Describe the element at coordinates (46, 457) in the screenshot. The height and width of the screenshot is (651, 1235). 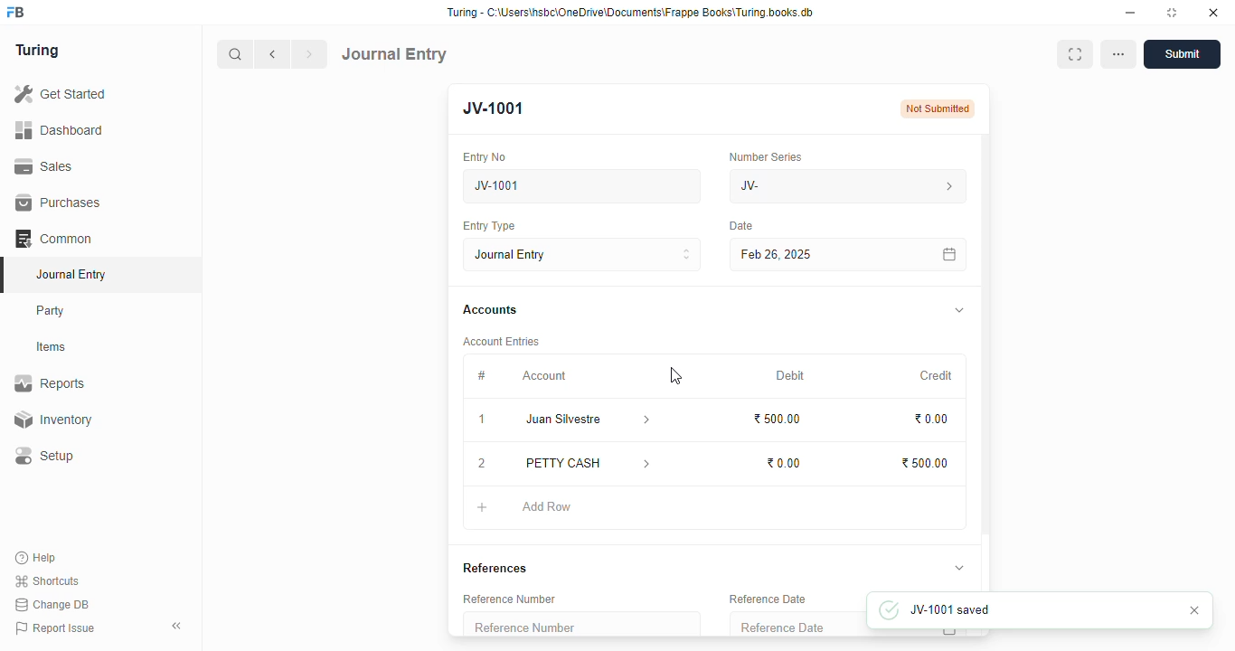
I see `setup` at that location.